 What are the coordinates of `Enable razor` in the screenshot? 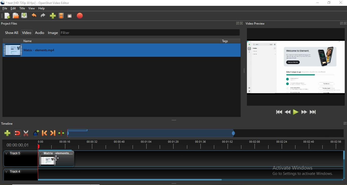 It's located at (27, 134).